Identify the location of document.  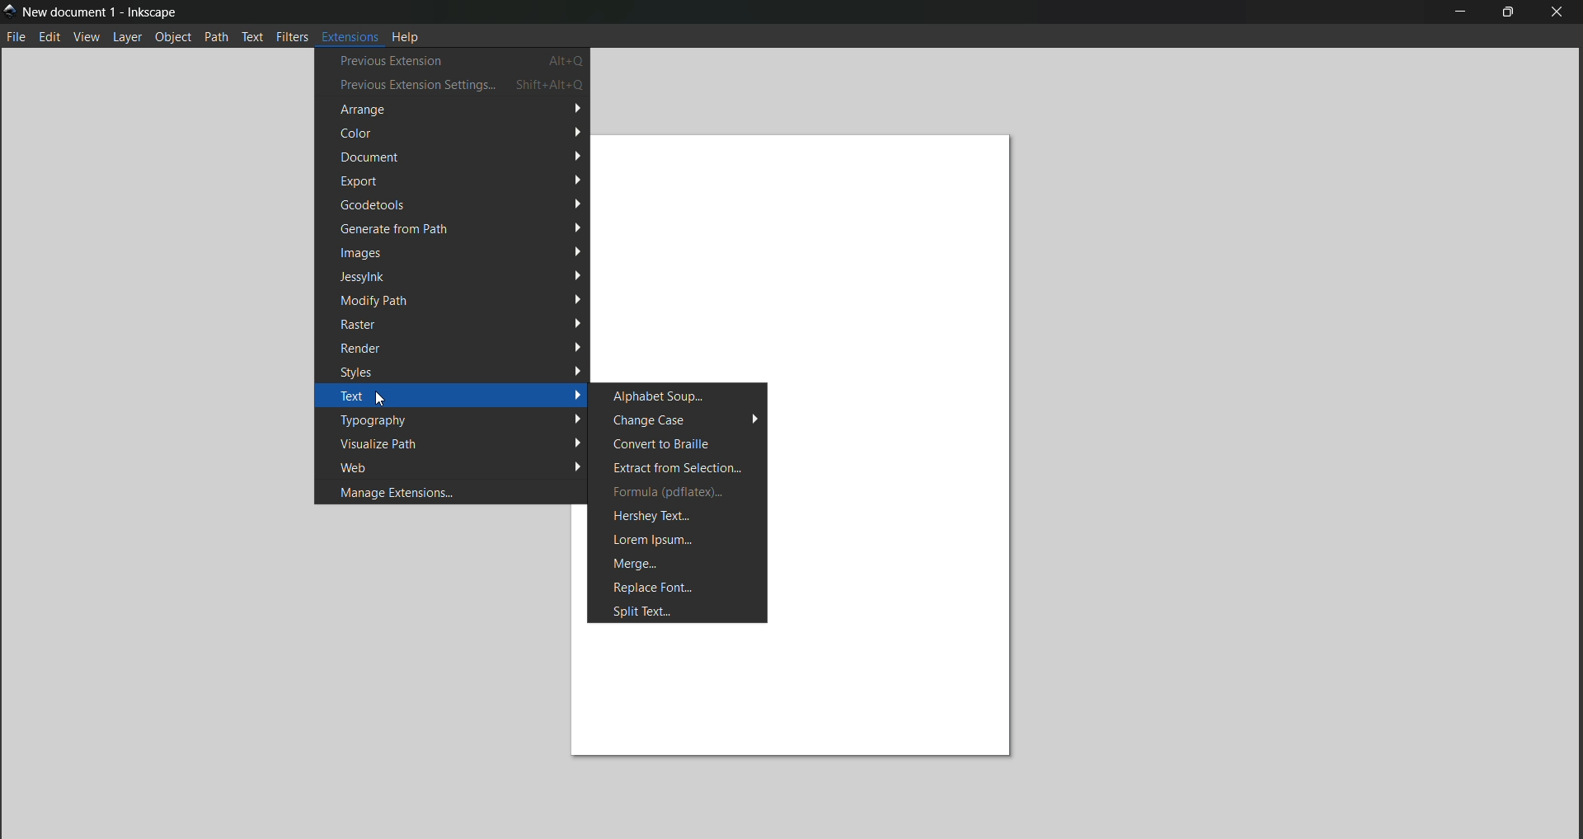
(458, 157).